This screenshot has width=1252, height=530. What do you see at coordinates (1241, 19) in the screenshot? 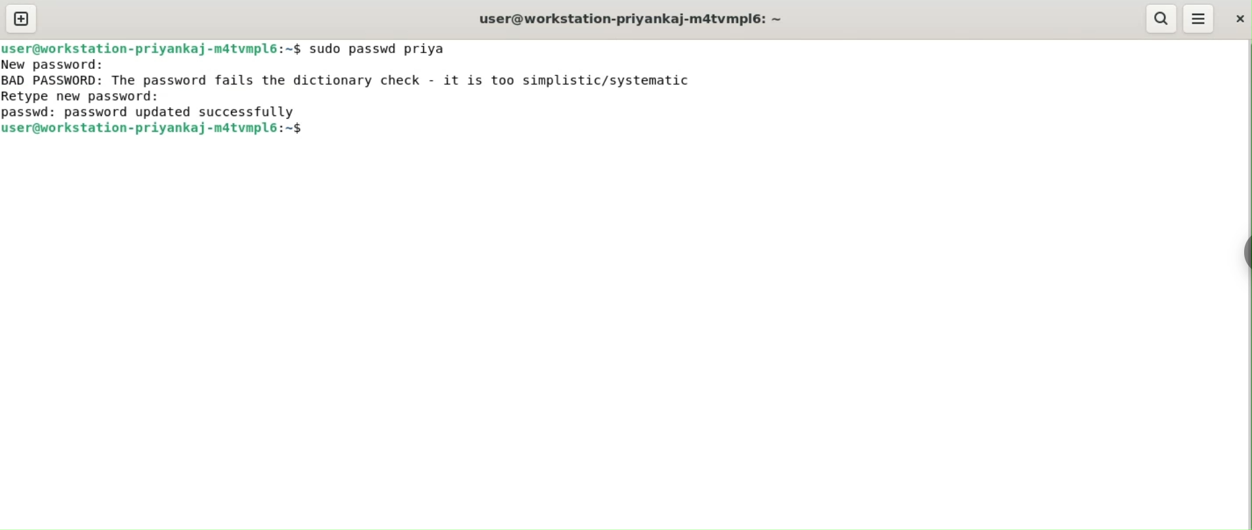
I see `close` at bounding box center [1241, 19].